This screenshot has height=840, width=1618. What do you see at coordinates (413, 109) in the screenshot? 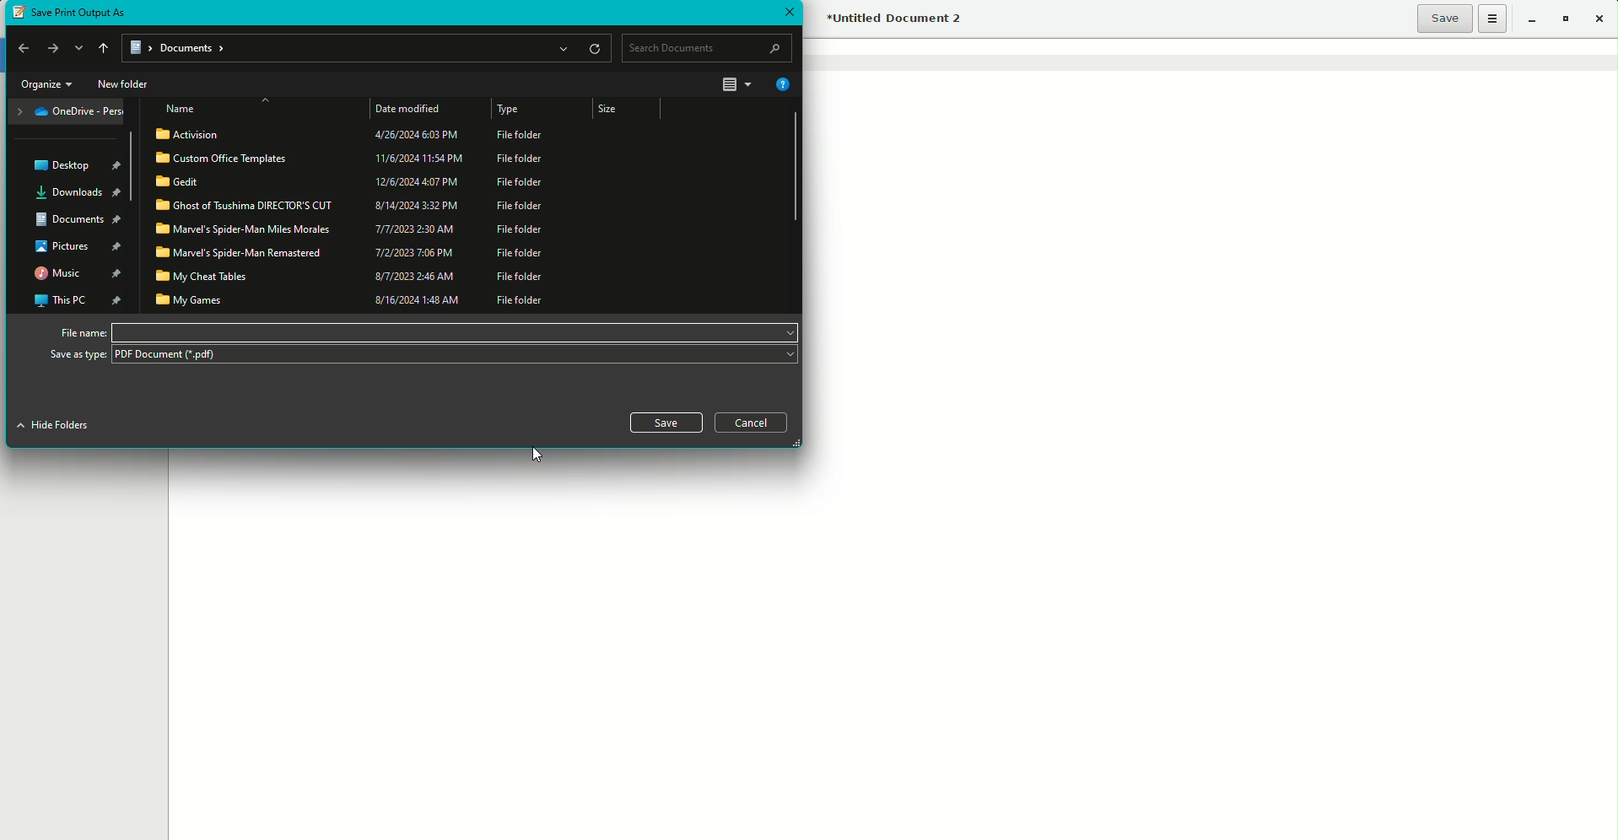
I see `Date modified` at bounding box center [413, 109].